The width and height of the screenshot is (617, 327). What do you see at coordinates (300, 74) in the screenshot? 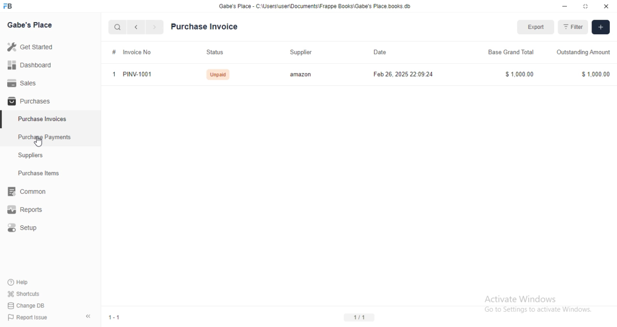
I see `amazon` at bounding box center [300, 74].